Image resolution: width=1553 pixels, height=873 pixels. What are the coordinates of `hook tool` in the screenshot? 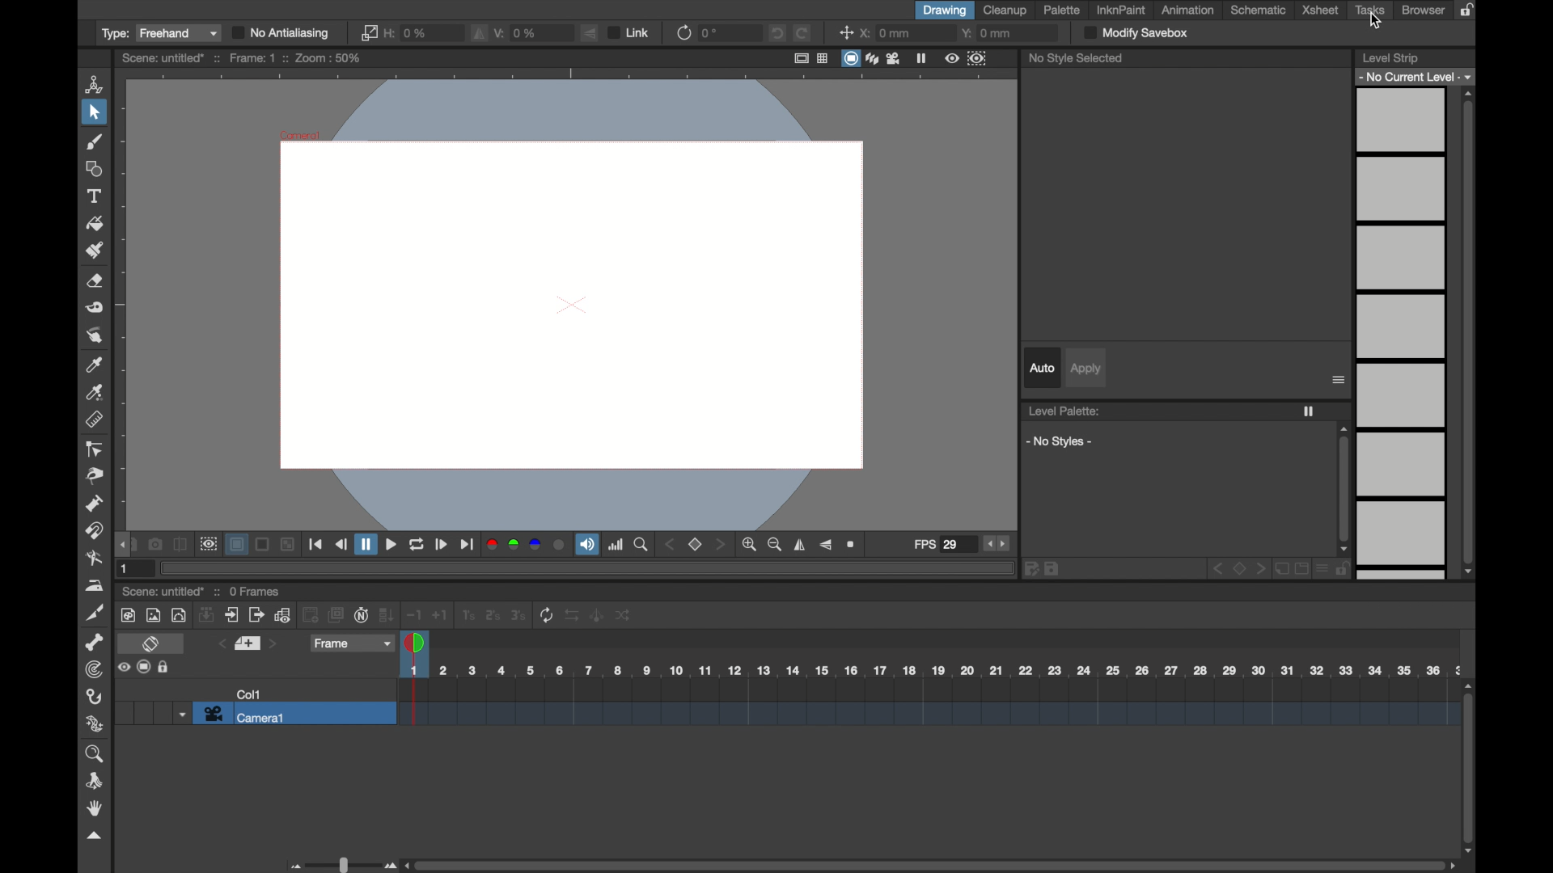 It's located at (96, 698).